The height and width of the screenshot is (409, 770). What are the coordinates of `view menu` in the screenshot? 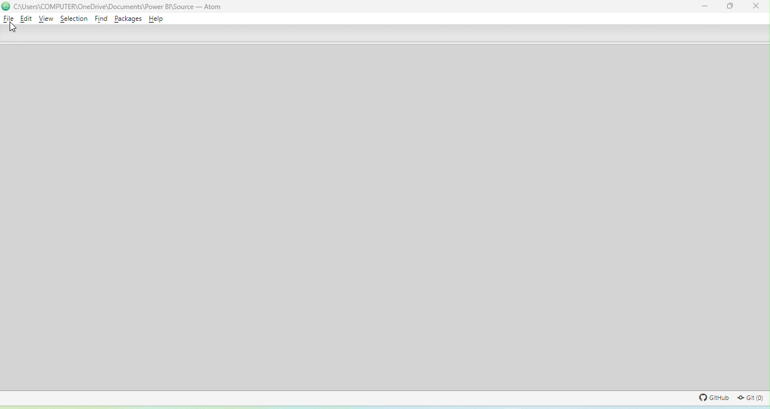 It's located at (46, 19).